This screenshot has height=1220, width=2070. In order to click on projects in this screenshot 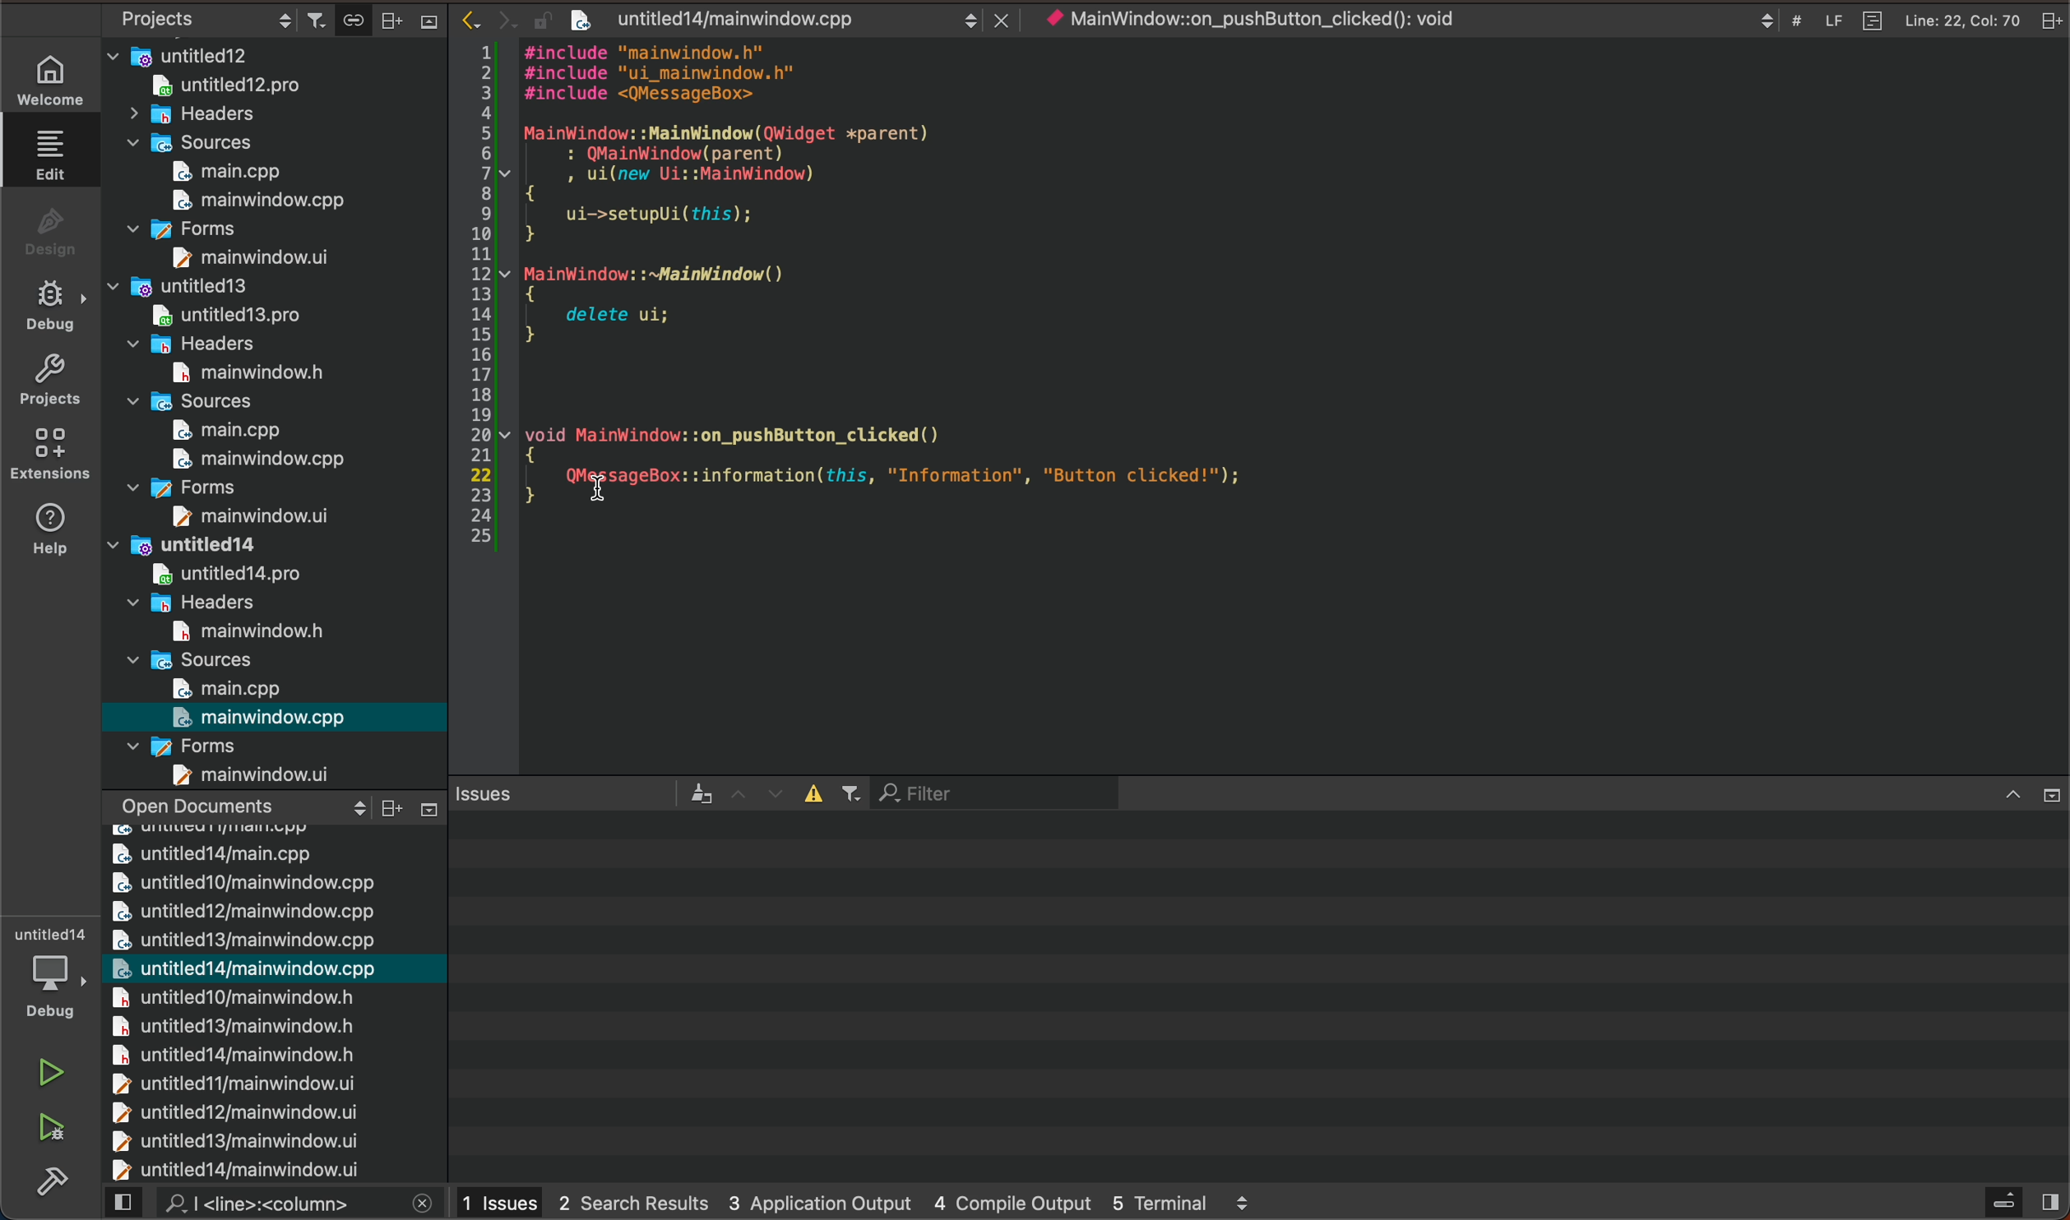, I will do `click(49, 378)`.